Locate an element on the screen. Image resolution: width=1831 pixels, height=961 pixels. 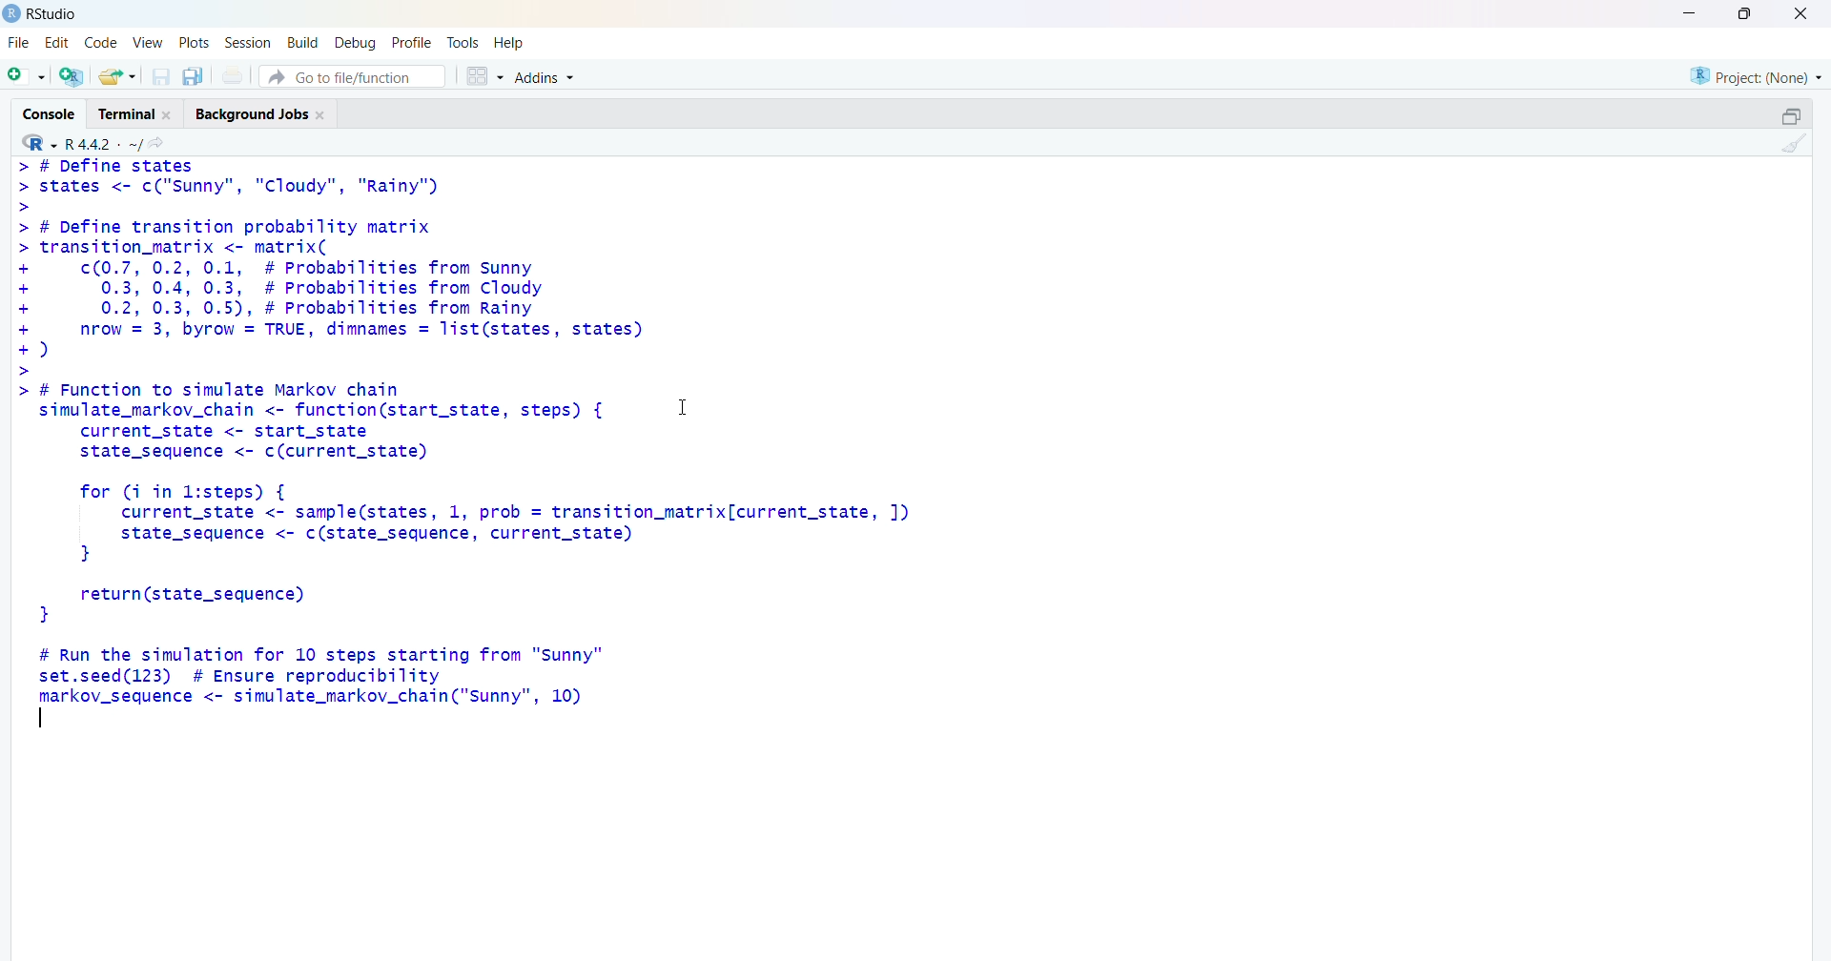
tools is located at coordinates (464, 40).